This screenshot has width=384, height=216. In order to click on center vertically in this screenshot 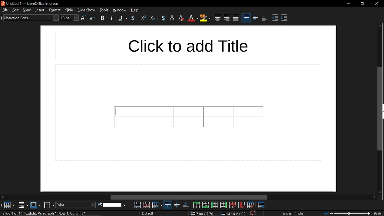, I will do `click(256, 19)`.